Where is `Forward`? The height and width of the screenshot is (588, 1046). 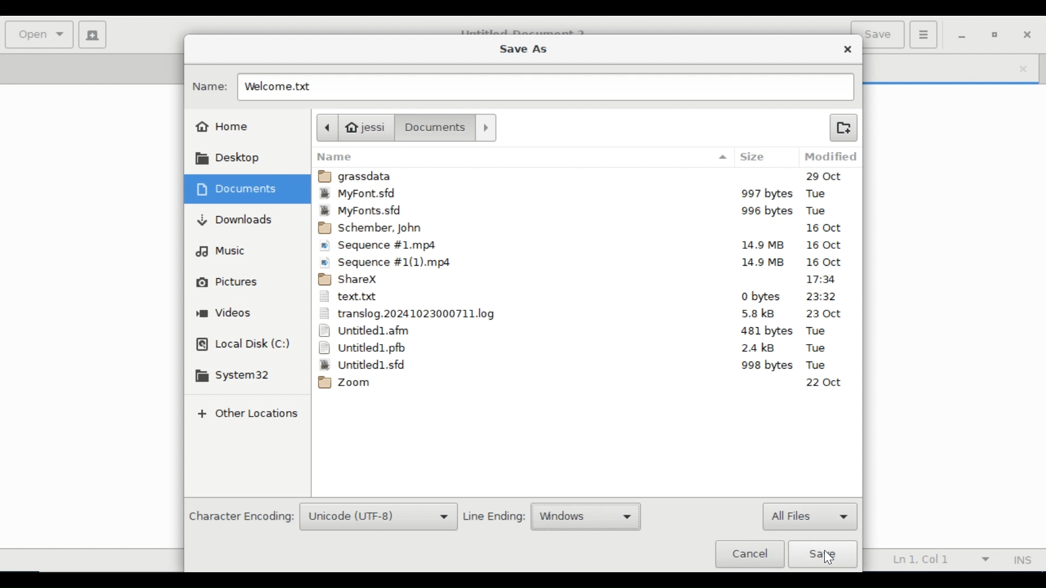
Forward is located at coordinates (486, 127).